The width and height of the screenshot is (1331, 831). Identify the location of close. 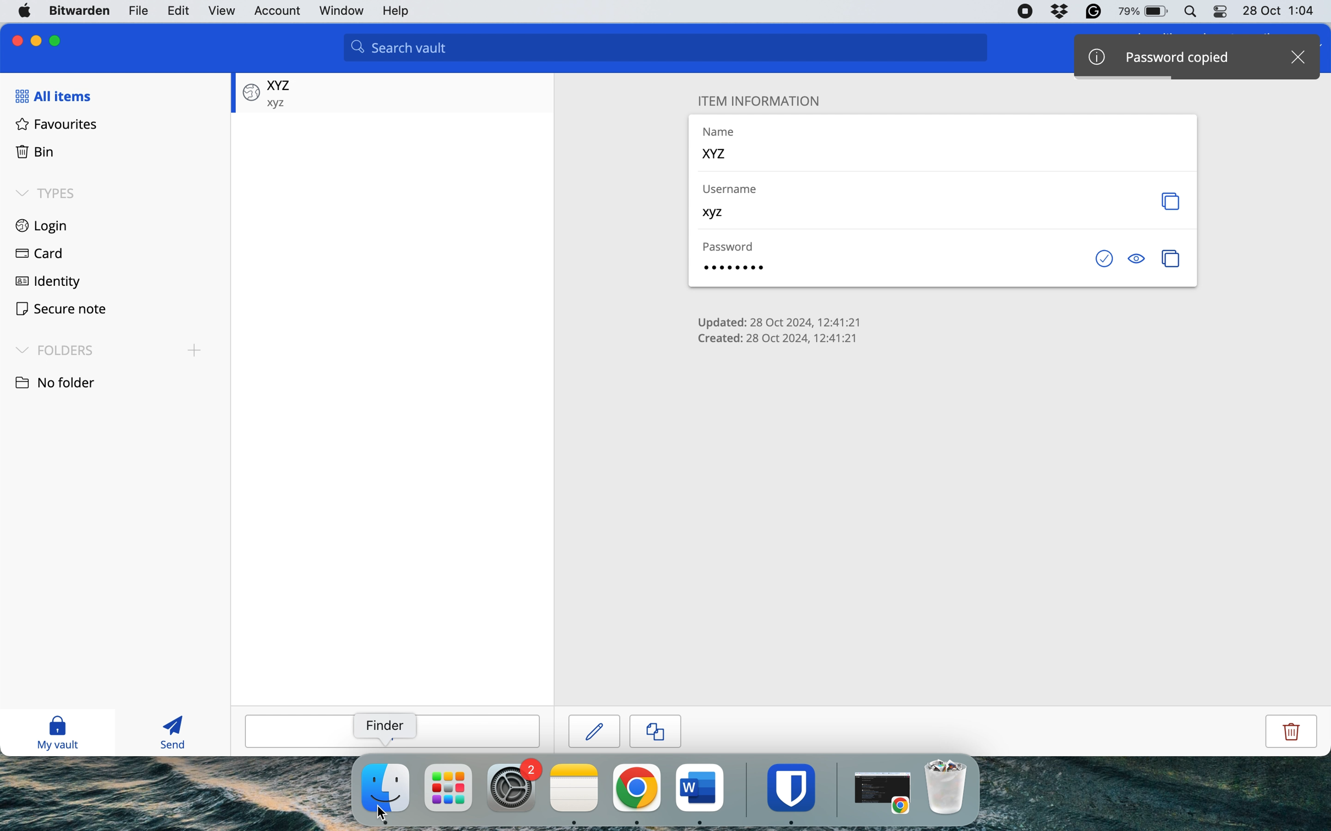
(1301, 54).